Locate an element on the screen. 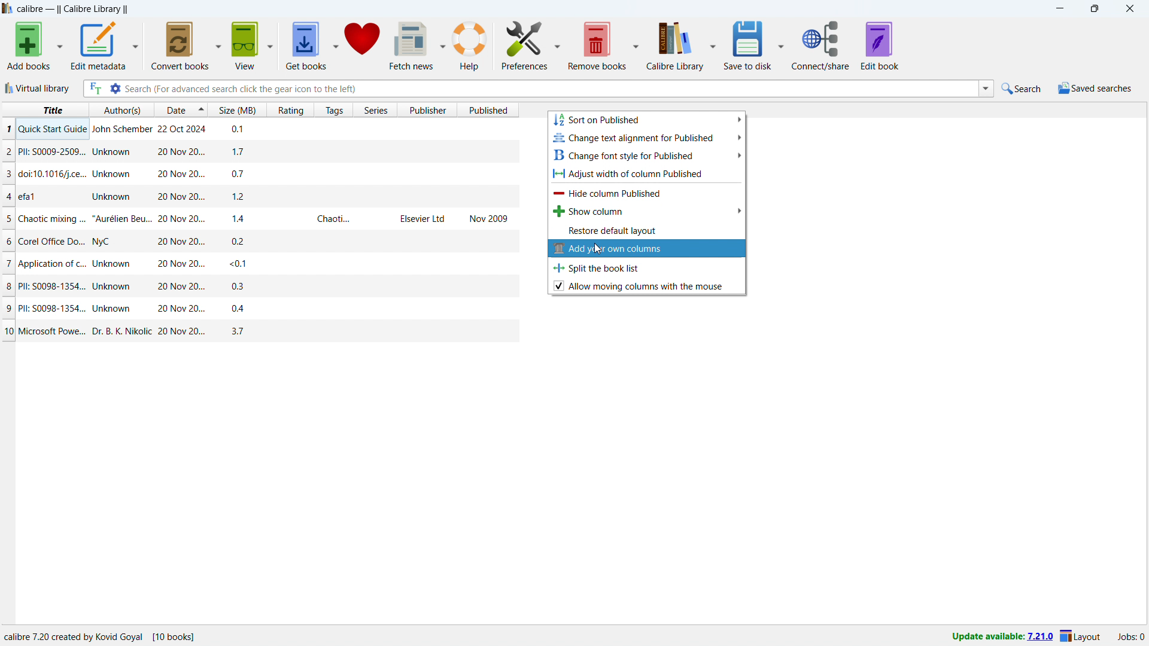 This screenshot has width=1149, height=646. view options is located at coordinates (270, 45).